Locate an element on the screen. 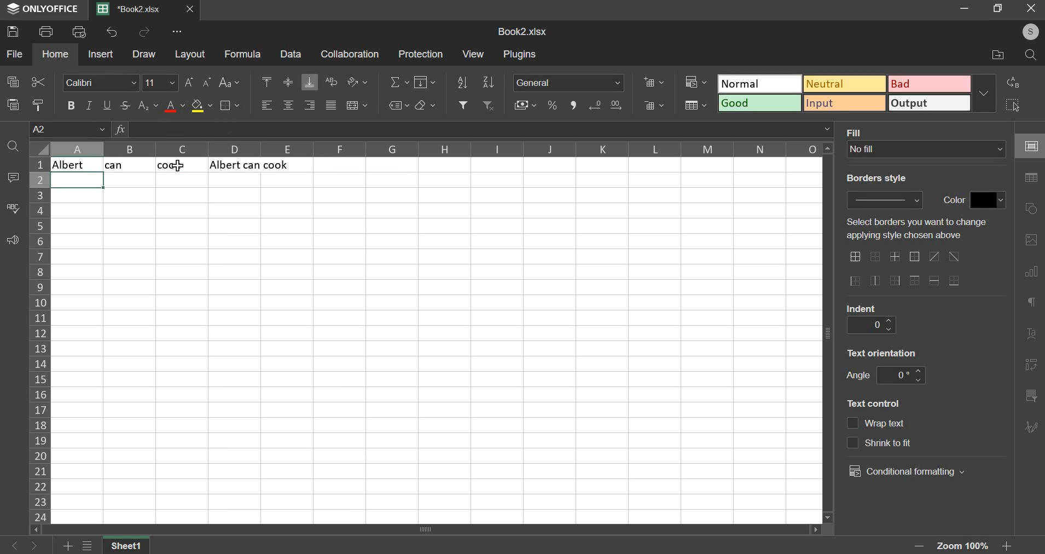 This screenshot has width=1045, height=554. scroll bar is located at coordinates (423, 530).